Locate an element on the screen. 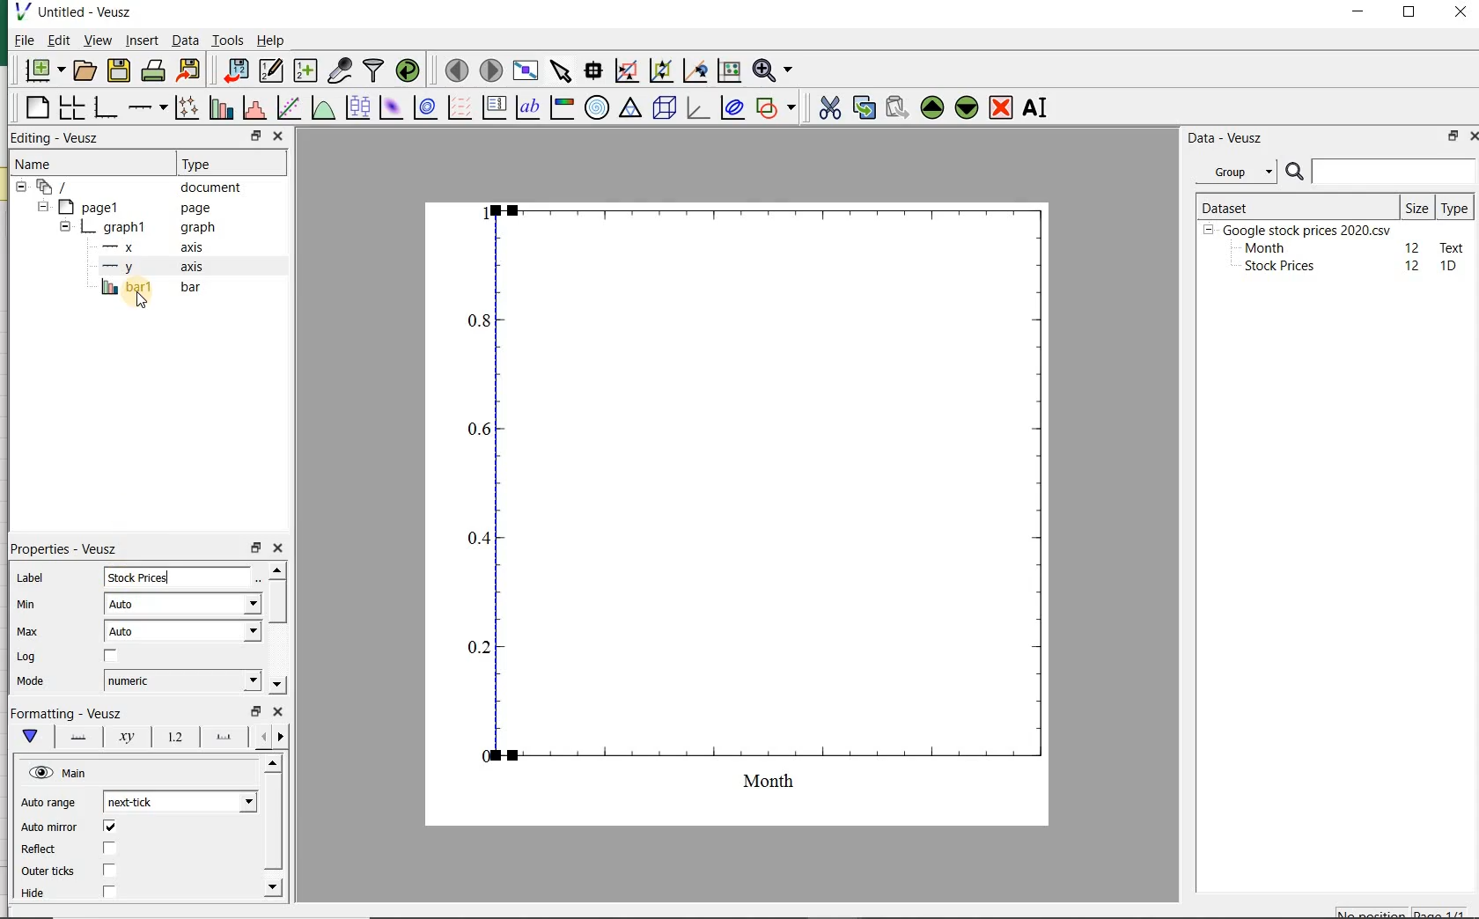 The height and width of the screenshot is (919, 1479). page1 is located at coordinates (128, 208).